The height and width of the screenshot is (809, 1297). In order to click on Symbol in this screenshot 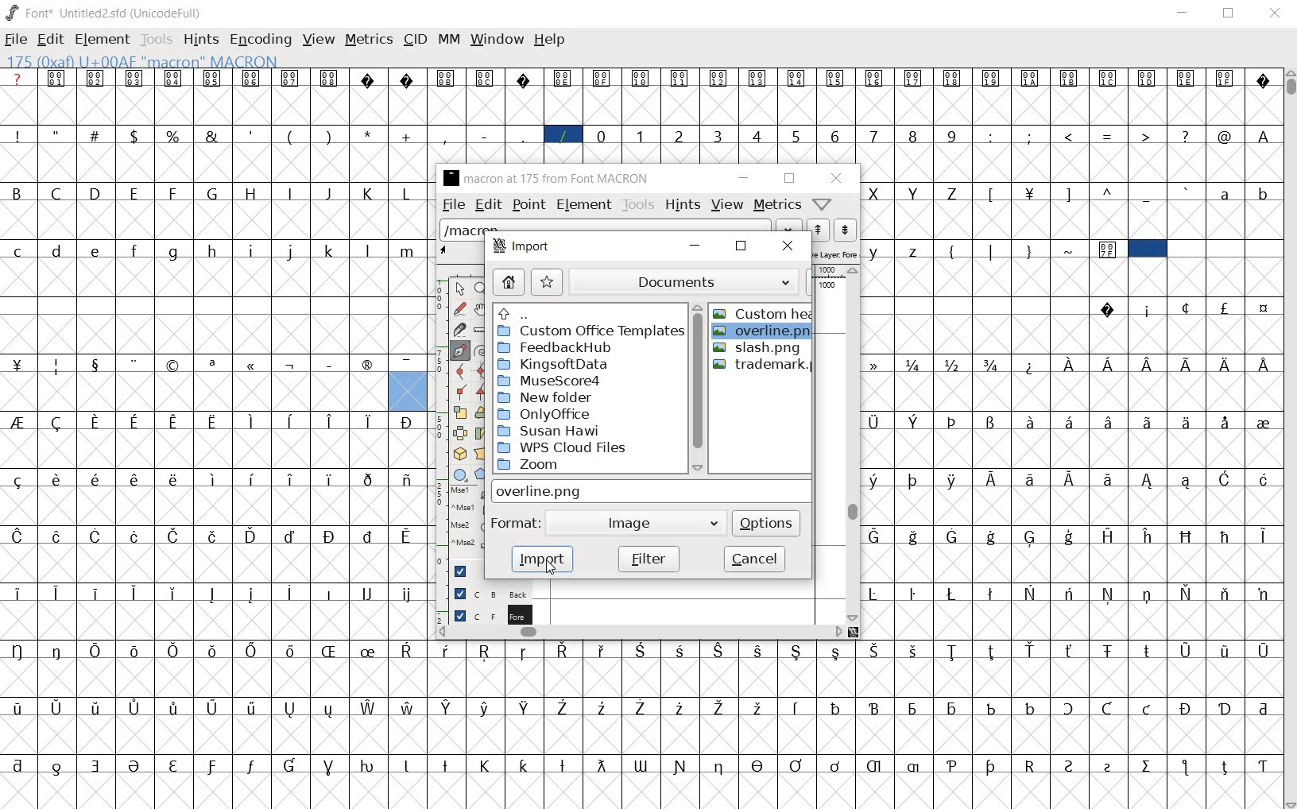, I will do `click(1225, 362)`.